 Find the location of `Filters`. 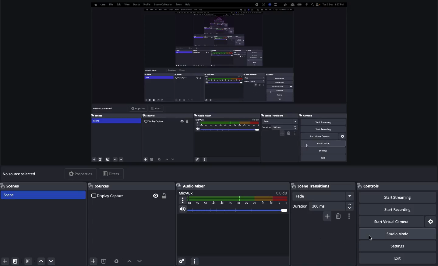

Filters is located at coordinates (112, 173).